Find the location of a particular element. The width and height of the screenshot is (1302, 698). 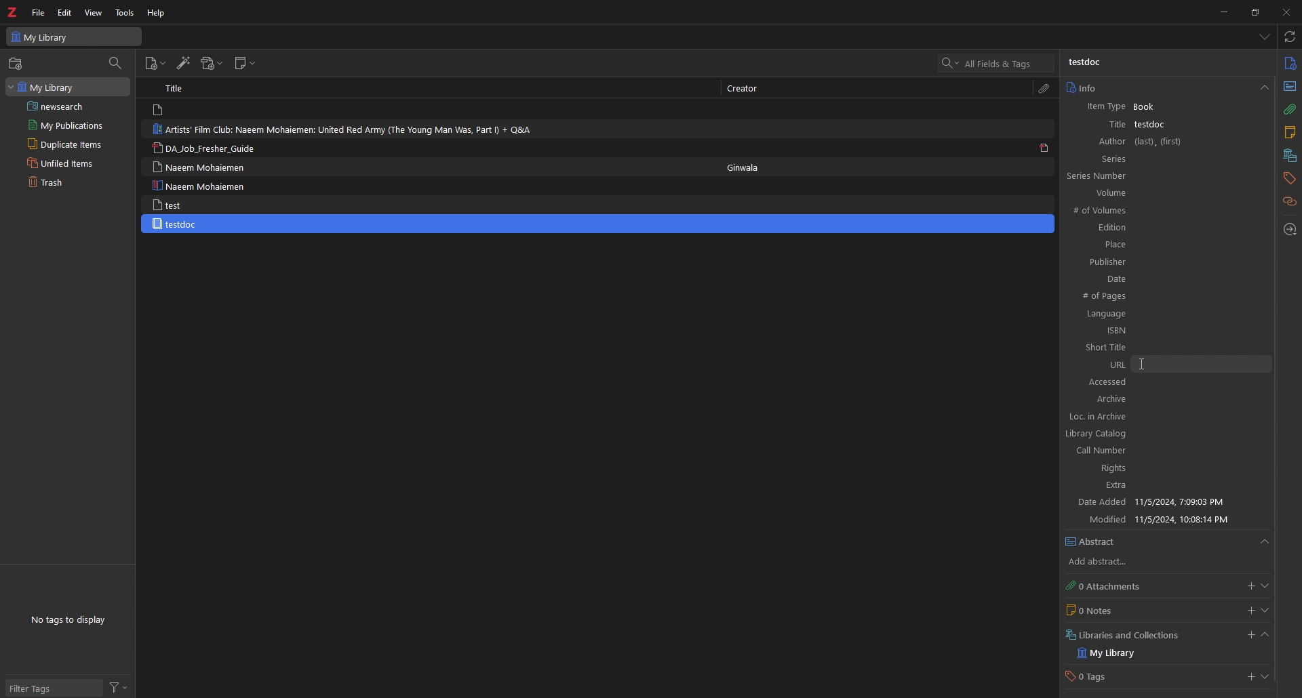

ISBN is located at coordinates (1156, 330).